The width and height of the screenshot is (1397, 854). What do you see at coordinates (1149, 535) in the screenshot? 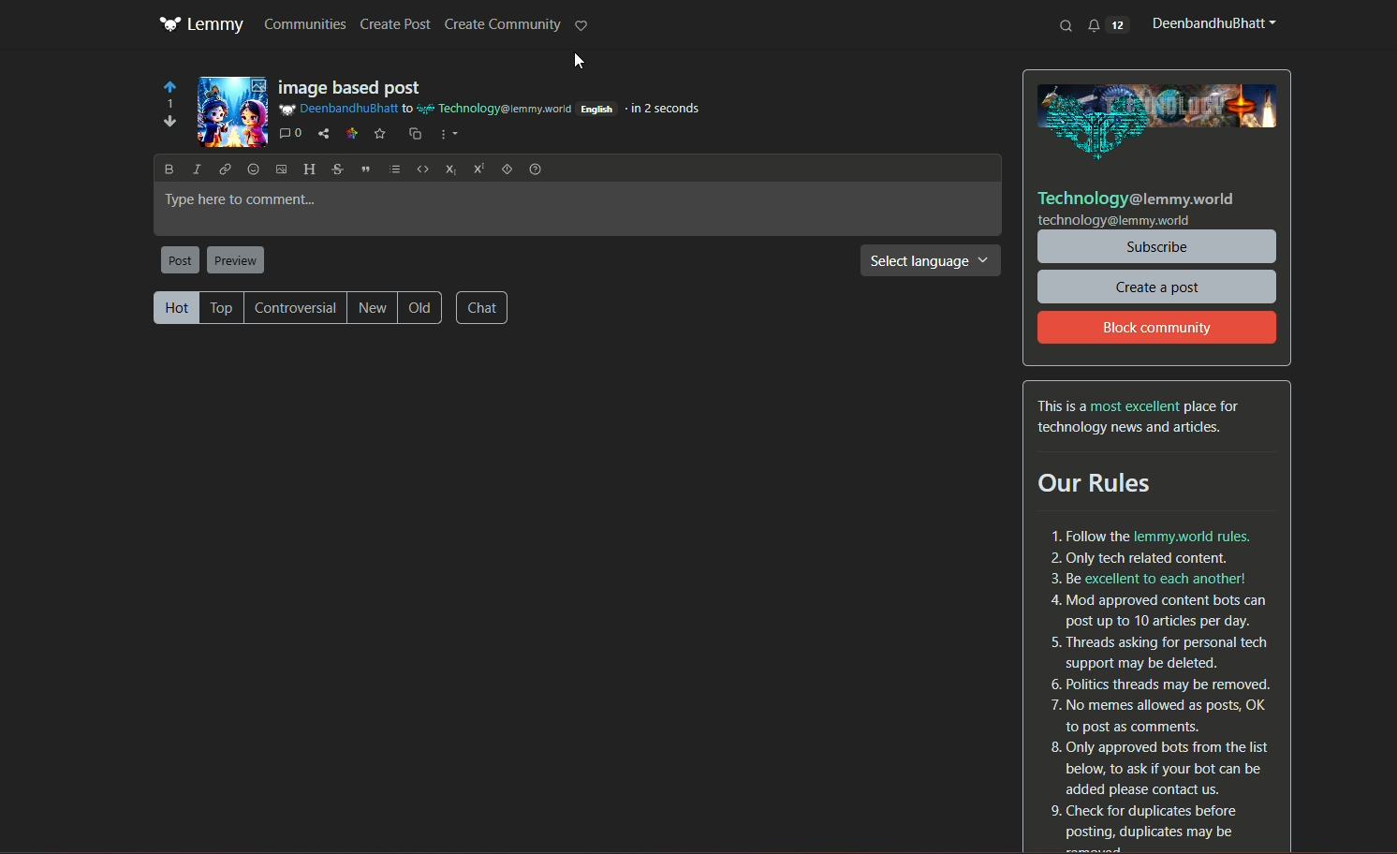
I see `1. Follow the lemmy.world rules.` at bounding box center [1149, 535].